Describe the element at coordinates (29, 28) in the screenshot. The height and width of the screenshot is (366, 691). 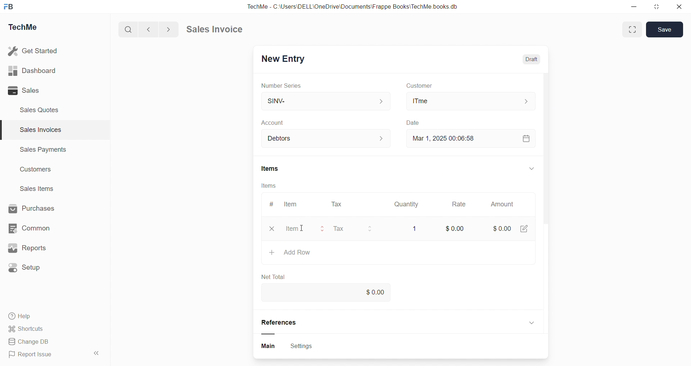
I see `TechMe` at that location.